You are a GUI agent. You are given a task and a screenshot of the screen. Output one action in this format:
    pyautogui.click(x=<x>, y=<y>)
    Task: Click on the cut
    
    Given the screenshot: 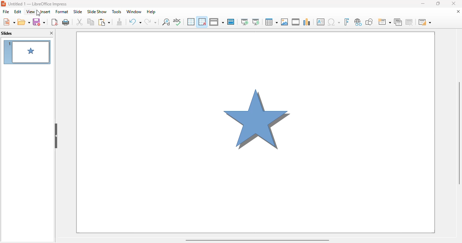 What is the action you would take?
    pyautogui.click(x=79, y=22)
    